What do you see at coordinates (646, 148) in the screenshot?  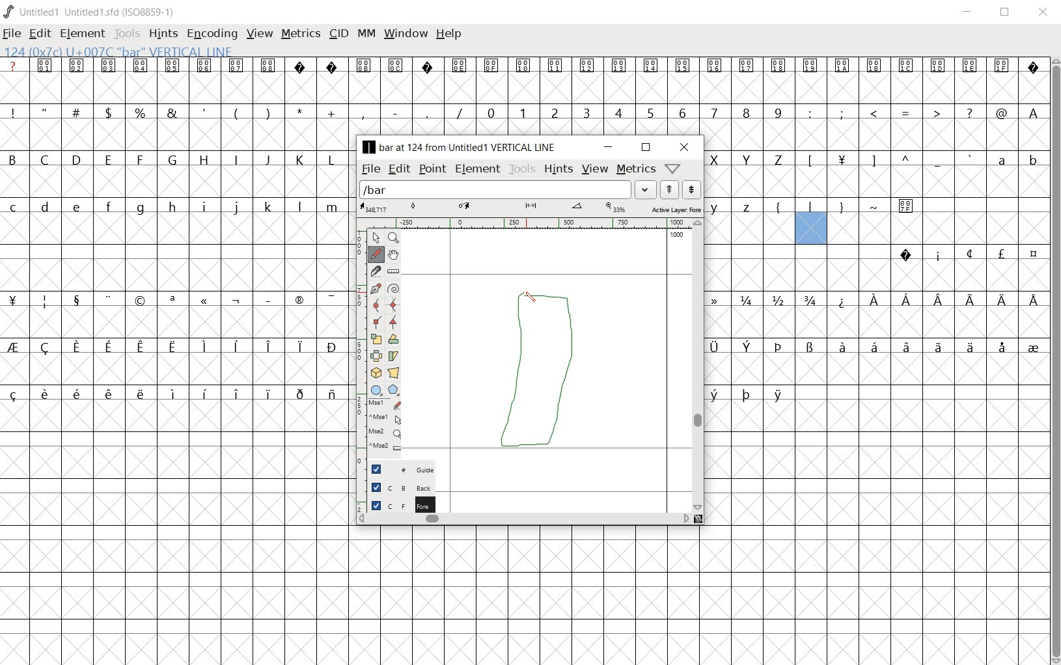 I see `restore down` at bounding box center [646, 148].